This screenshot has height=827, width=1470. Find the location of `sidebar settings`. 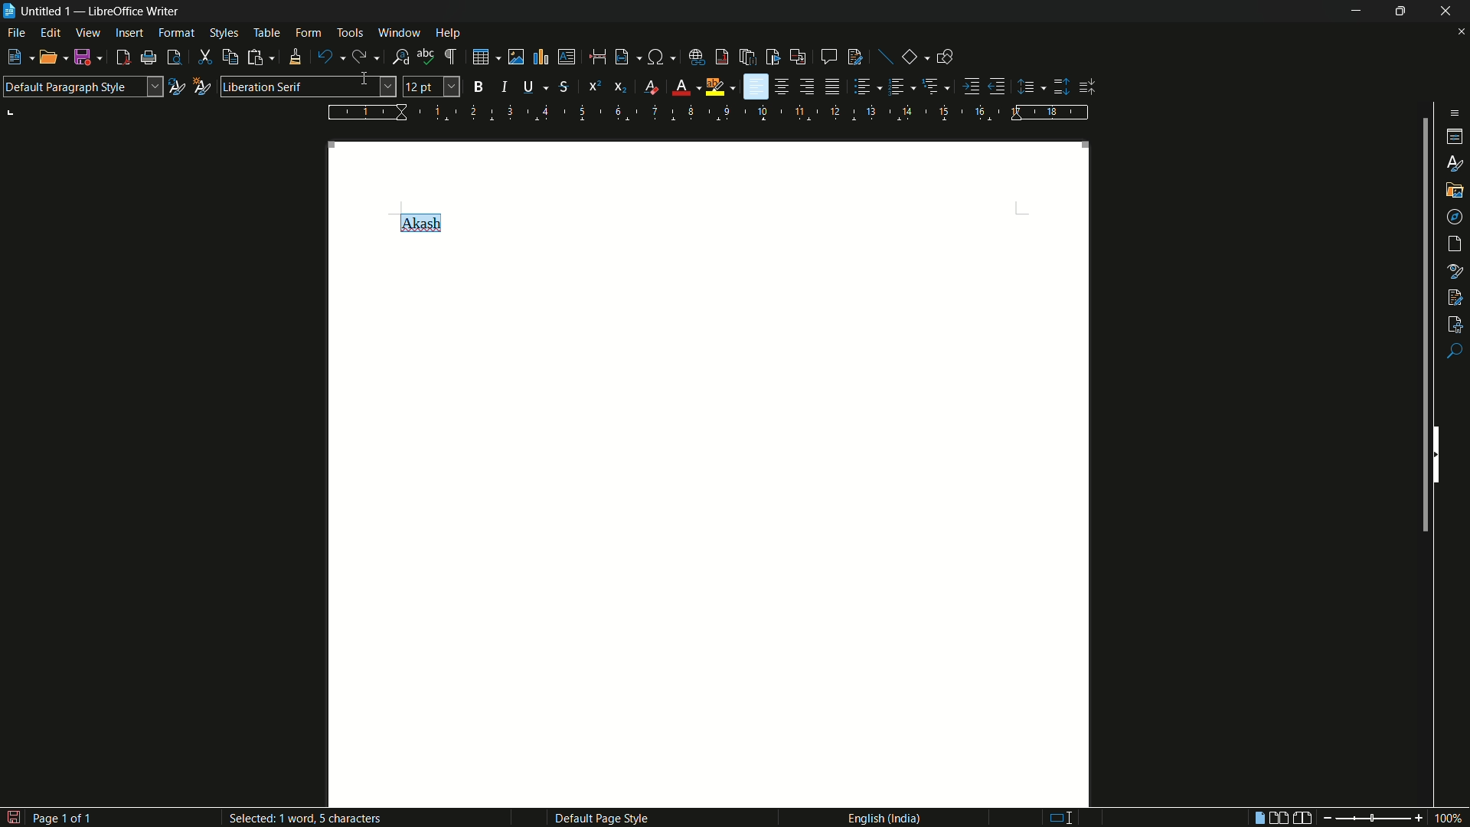

sidebar settings is located at coordinates (1452, 113).